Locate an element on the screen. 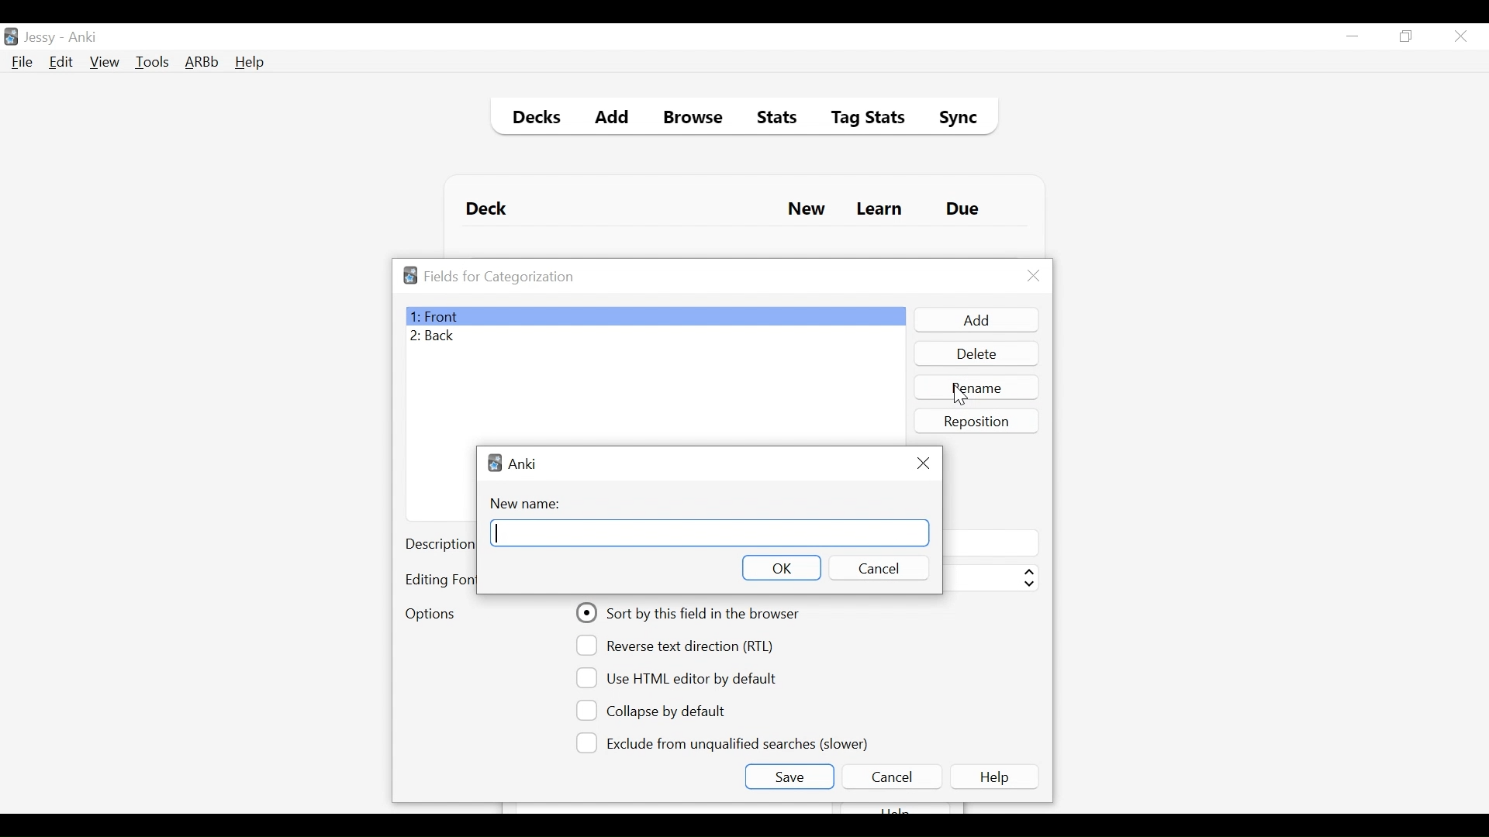 The height and width of the screenshot is (837, 1489). Anki is located at coordinates (83, 37).